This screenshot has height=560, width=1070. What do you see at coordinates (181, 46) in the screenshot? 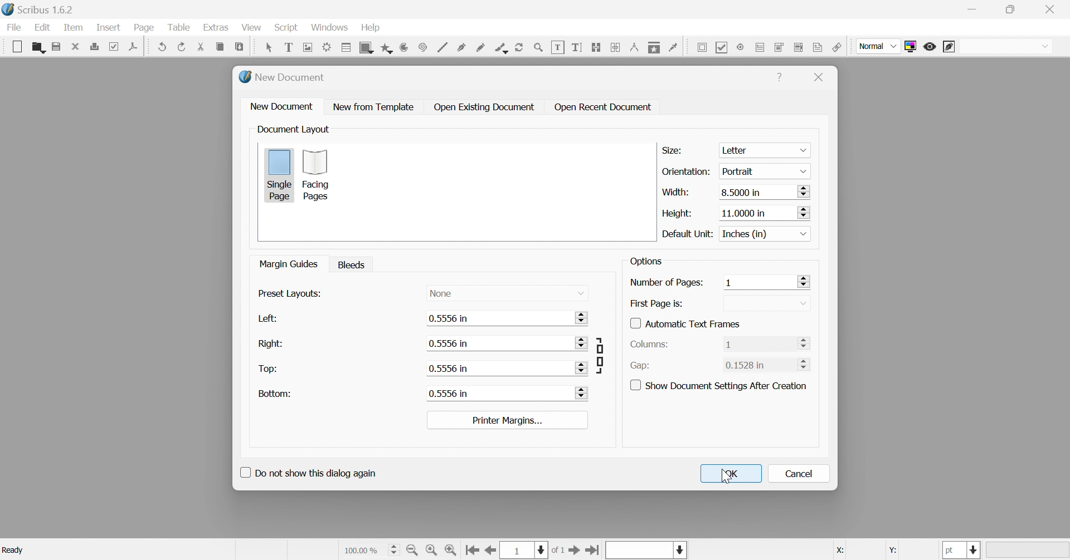
I see `redo` at bounding box center [181, 46].